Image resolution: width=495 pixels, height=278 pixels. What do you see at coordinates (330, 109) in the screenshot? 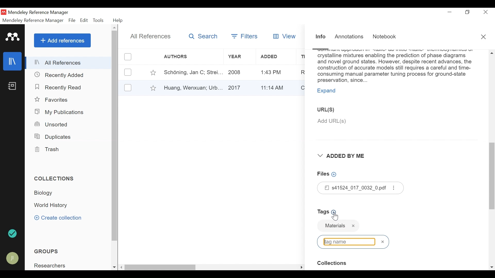
I see `URL(S)` at bounding box center [330, 109].